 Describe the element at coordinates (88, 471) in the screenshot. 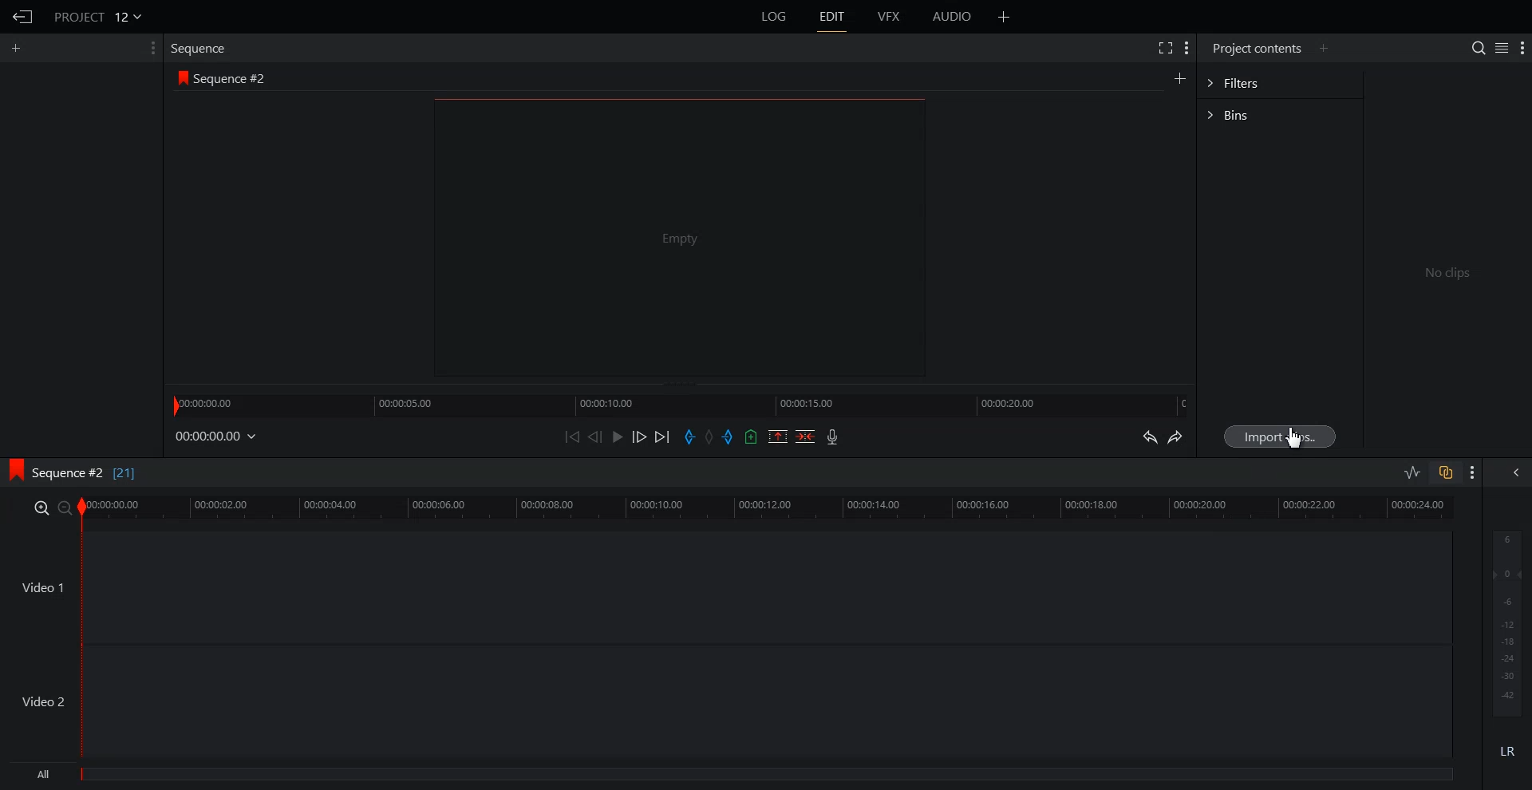

I see `Sequence #2 [21]` at that location.